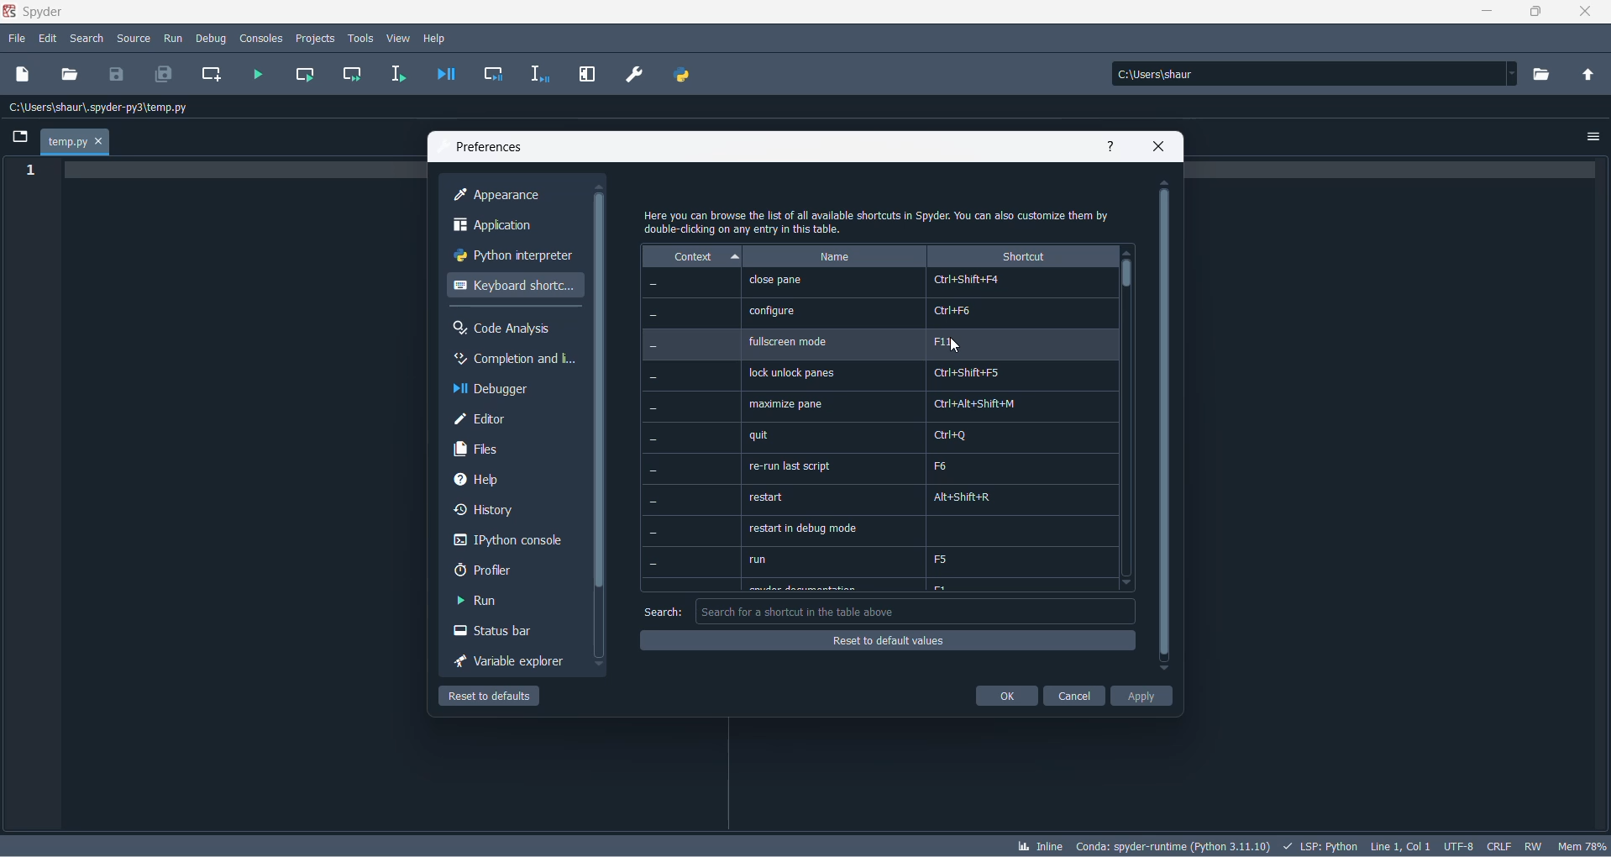  I want to click on configure, so click(772, 310).